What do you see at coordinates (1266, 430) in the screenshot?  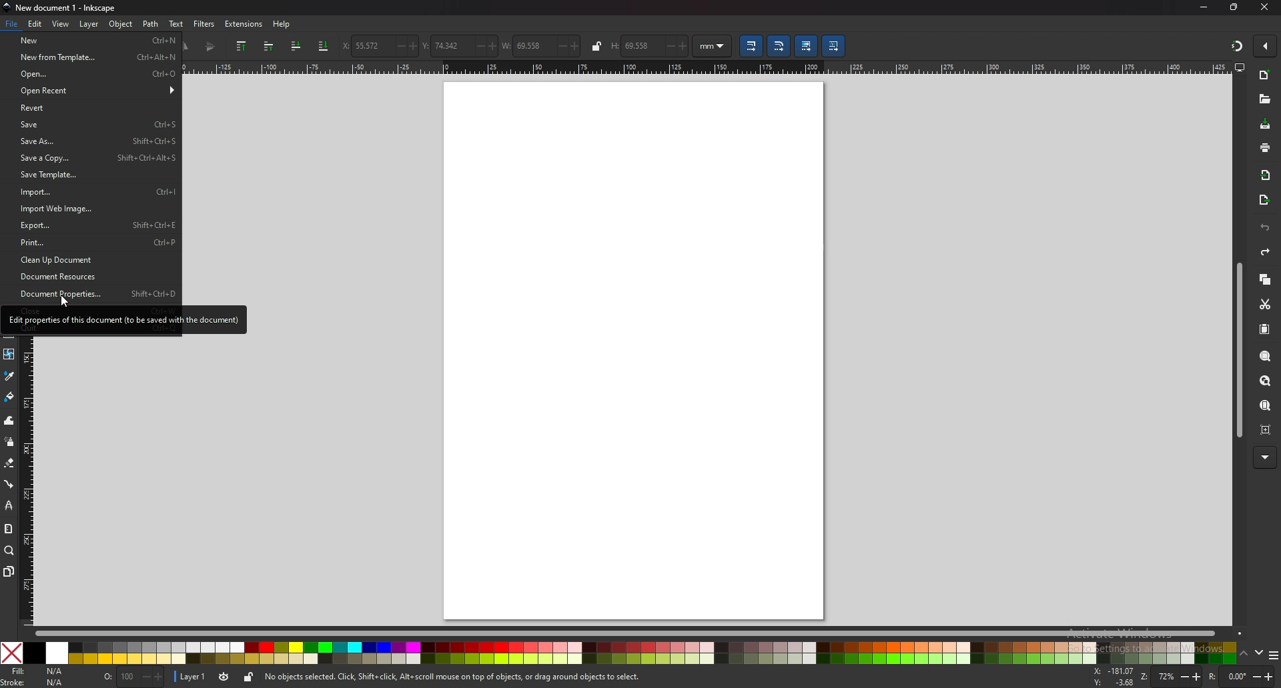 I see `zoom centre page` at bounding box center [1266, 430].